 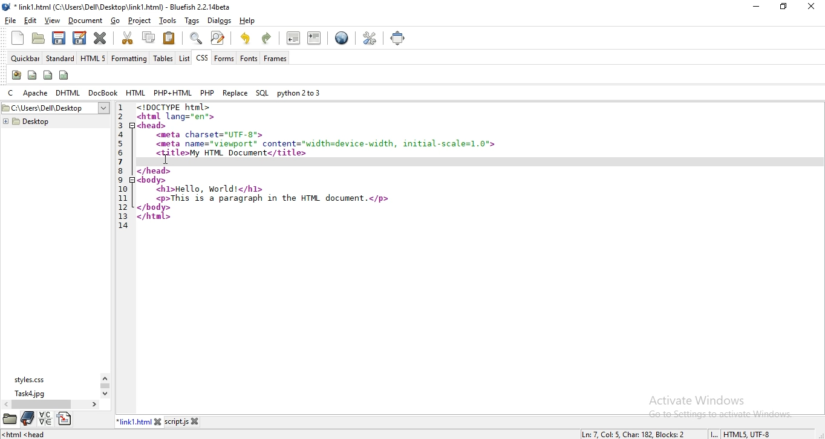 What do you see at coordinates (120, 108) in the screenshot?
I see `1` at bounding box center [120, 108].